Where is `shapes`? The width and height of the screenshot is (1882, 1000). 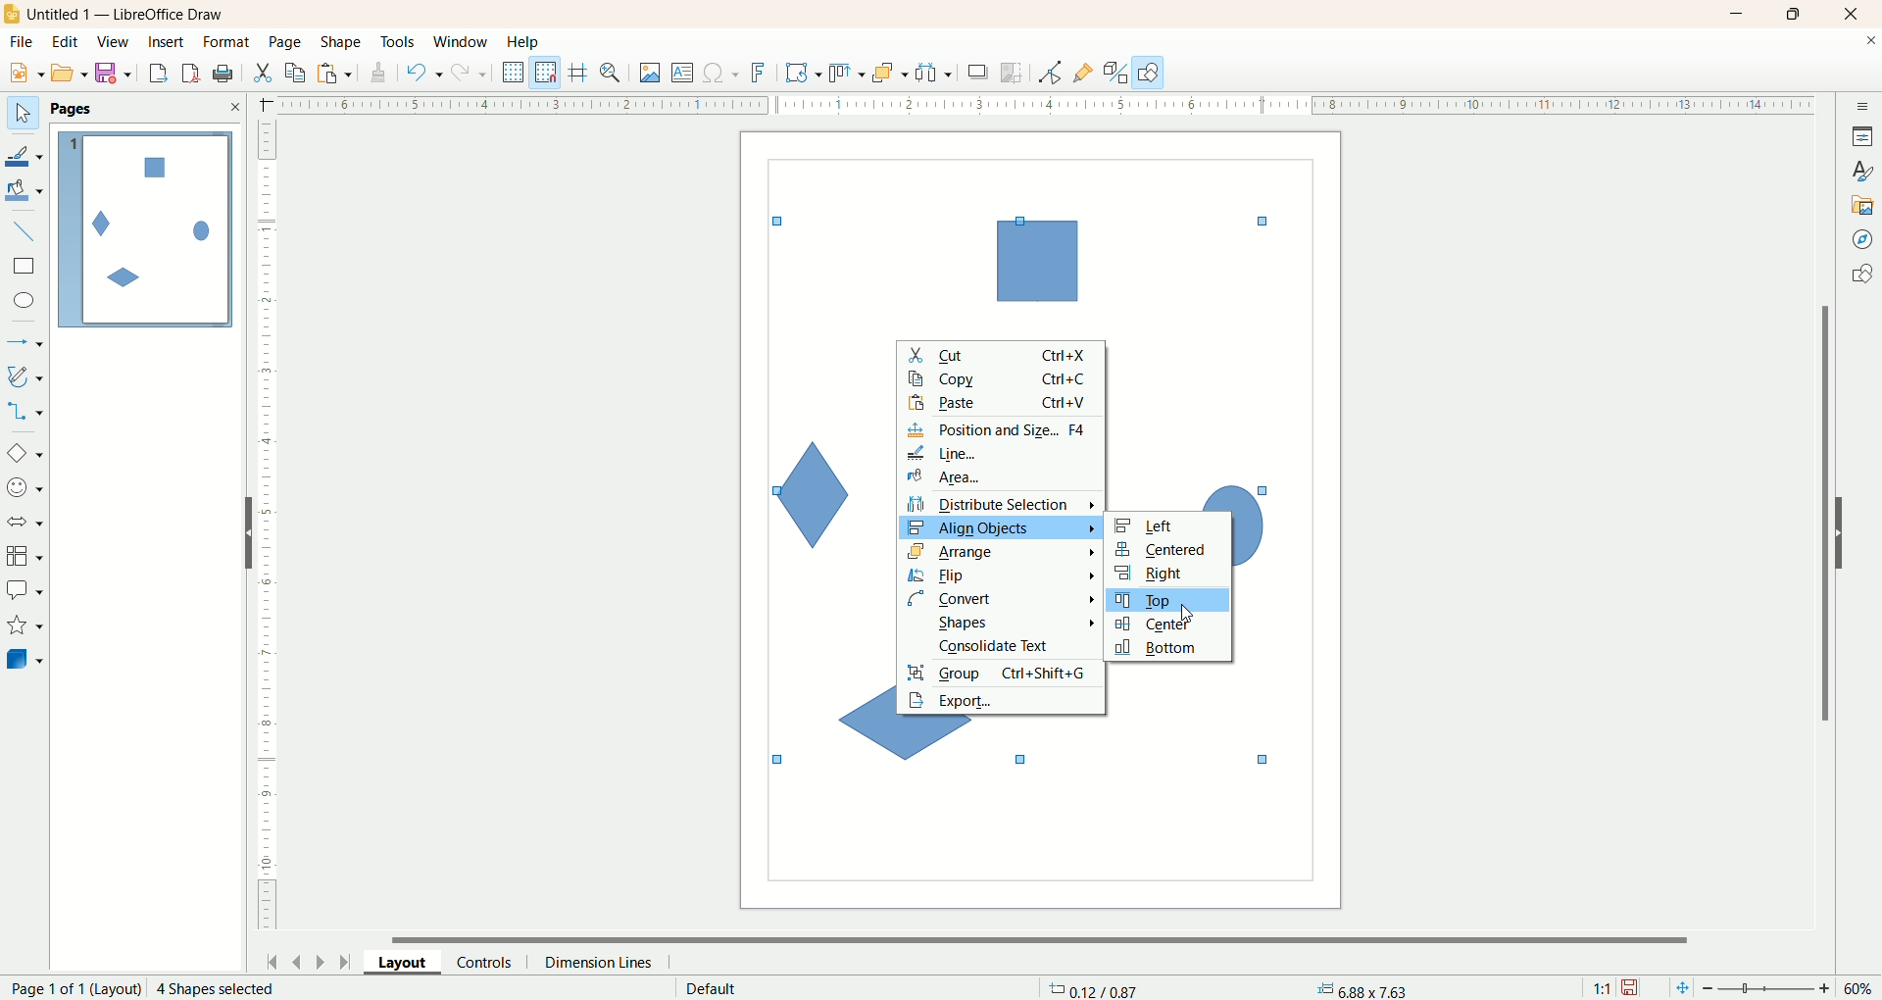 shapes is located at coordinates (1004, 621).